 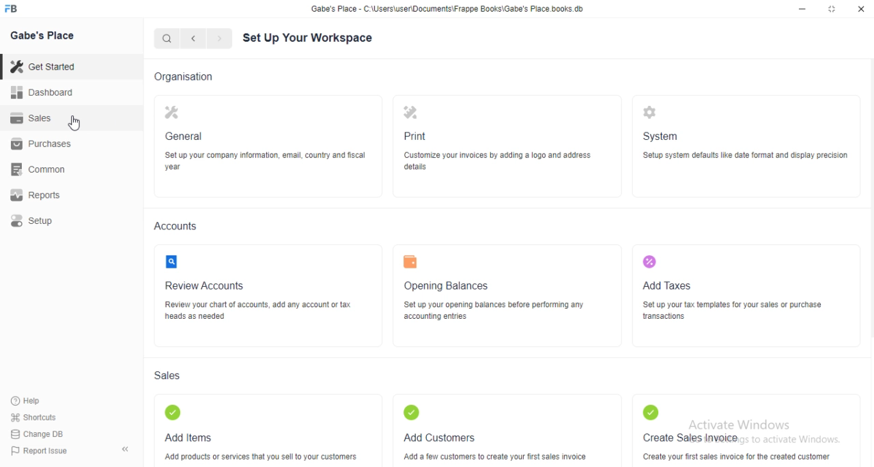 I want to click on Create your first sales invoice for the created customer, so click(x=737, y=457).